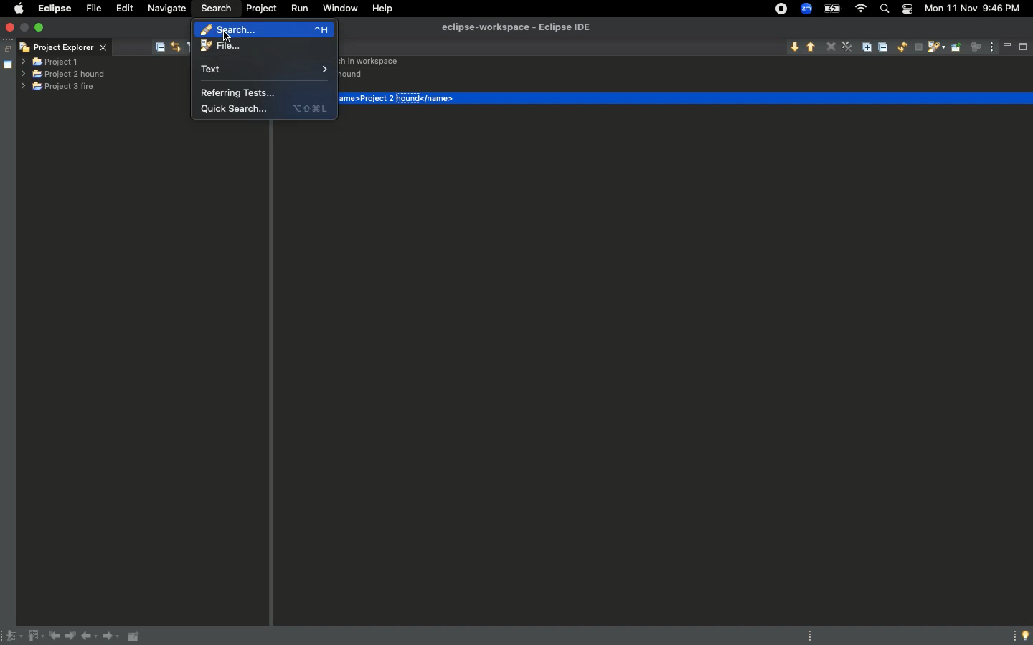 The width and height of the screenshot is (1033, 645). Describe the element at coordinates (906, 10) in the screenshot. I see `Notification` at that location.